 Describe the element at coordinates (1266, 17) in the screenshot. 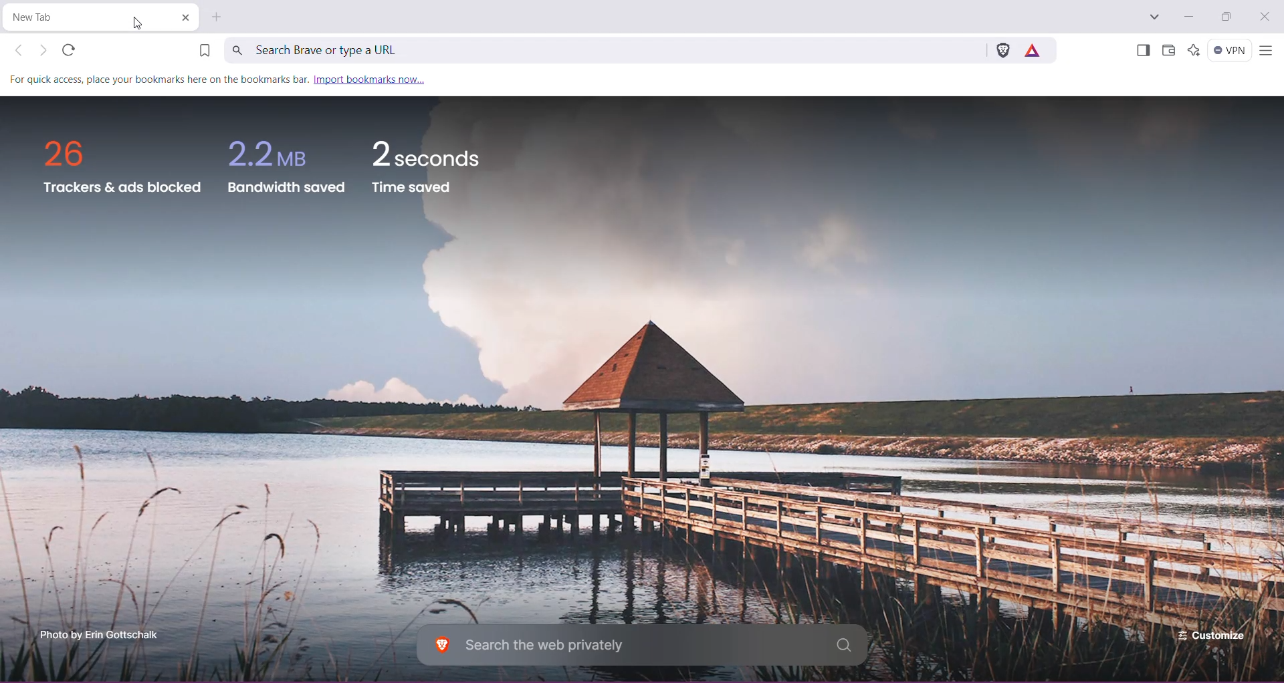

I see `Close` at that location.